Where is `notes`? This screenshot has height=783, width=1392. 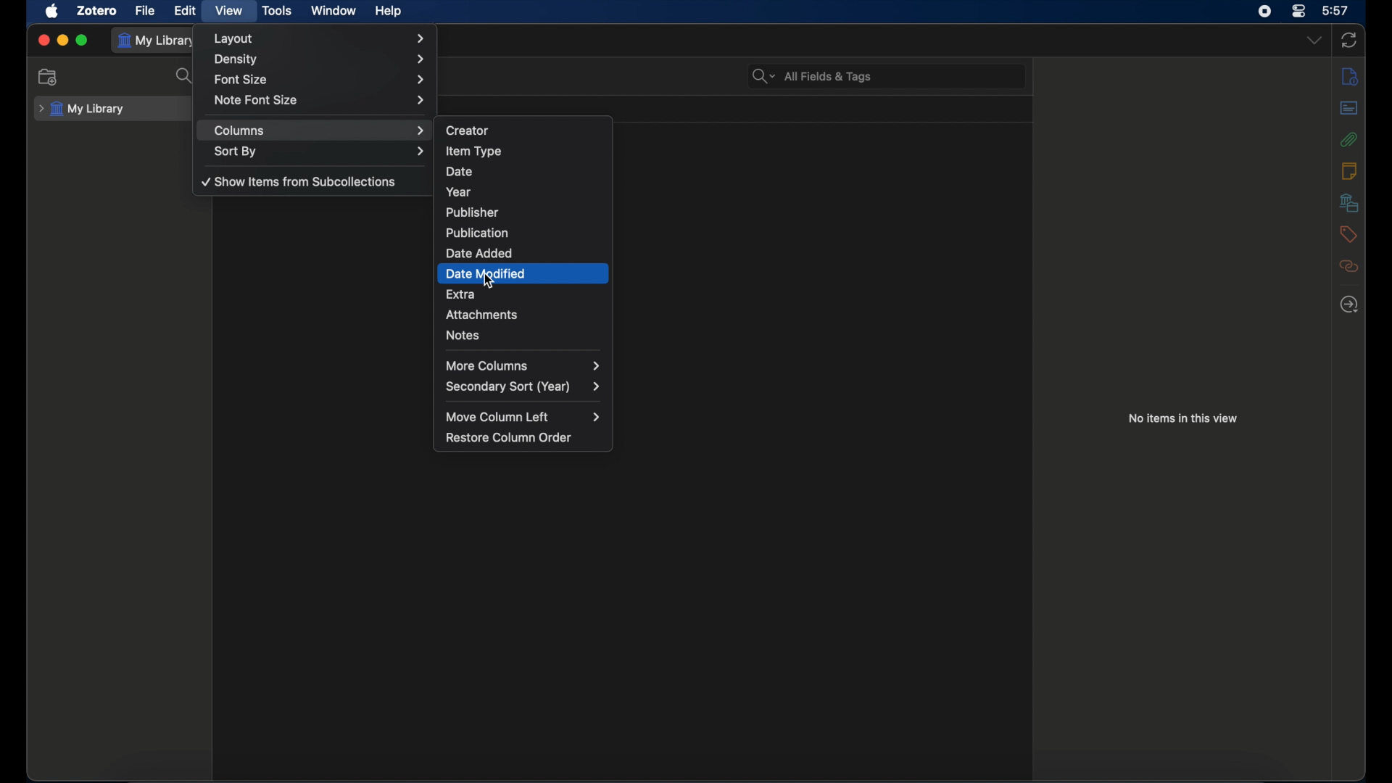
notes is located at coordinates (1348, 170).